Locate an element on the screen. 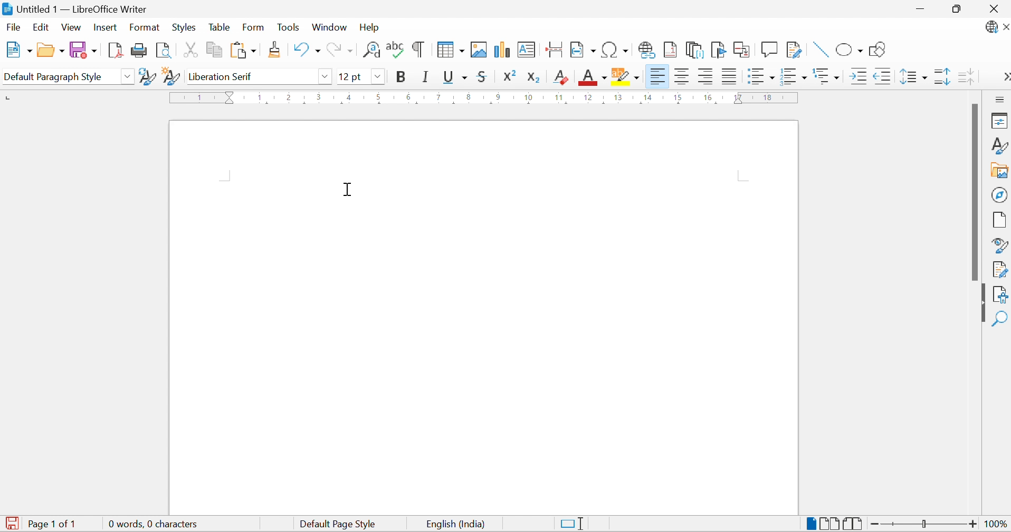  Justified is located at coordinates (729, 76).